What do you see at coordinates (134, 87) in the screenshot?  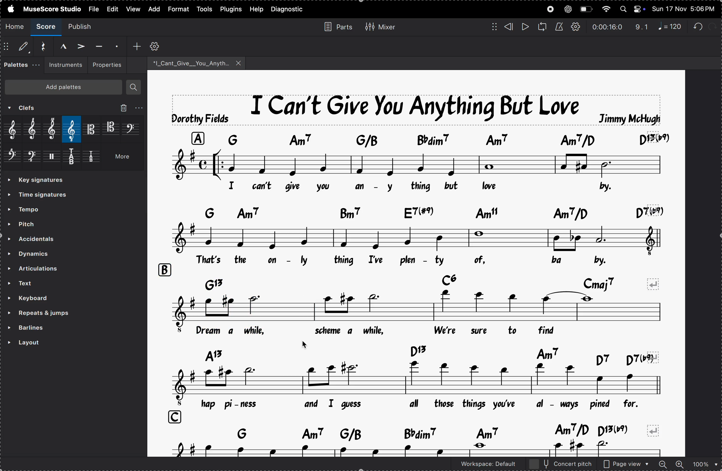 I see `search` at bounding box center [134, 87].